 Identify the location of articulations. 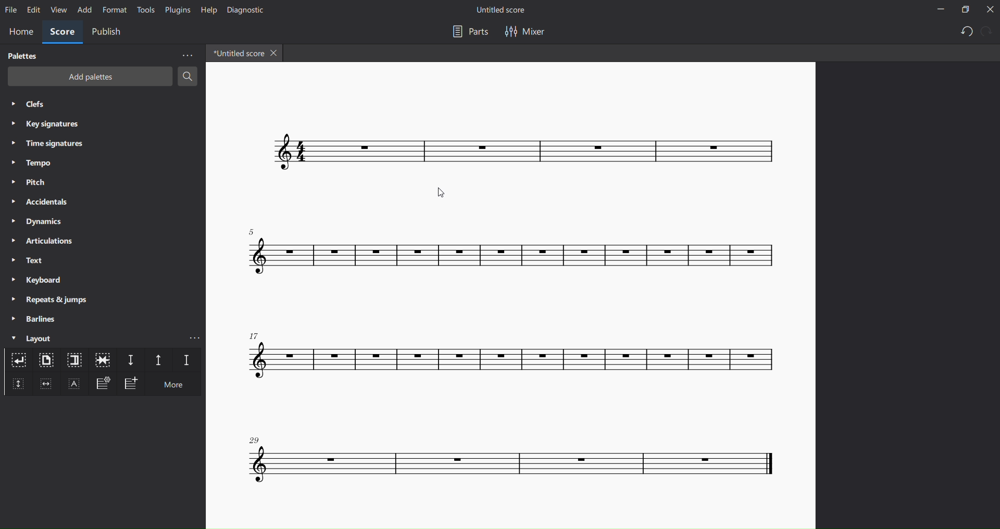
(42, 241).